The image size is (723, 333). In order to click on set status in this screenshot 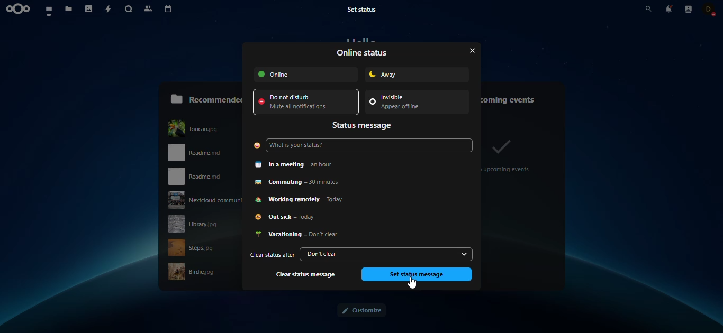, I will do `click(367, 9)`.